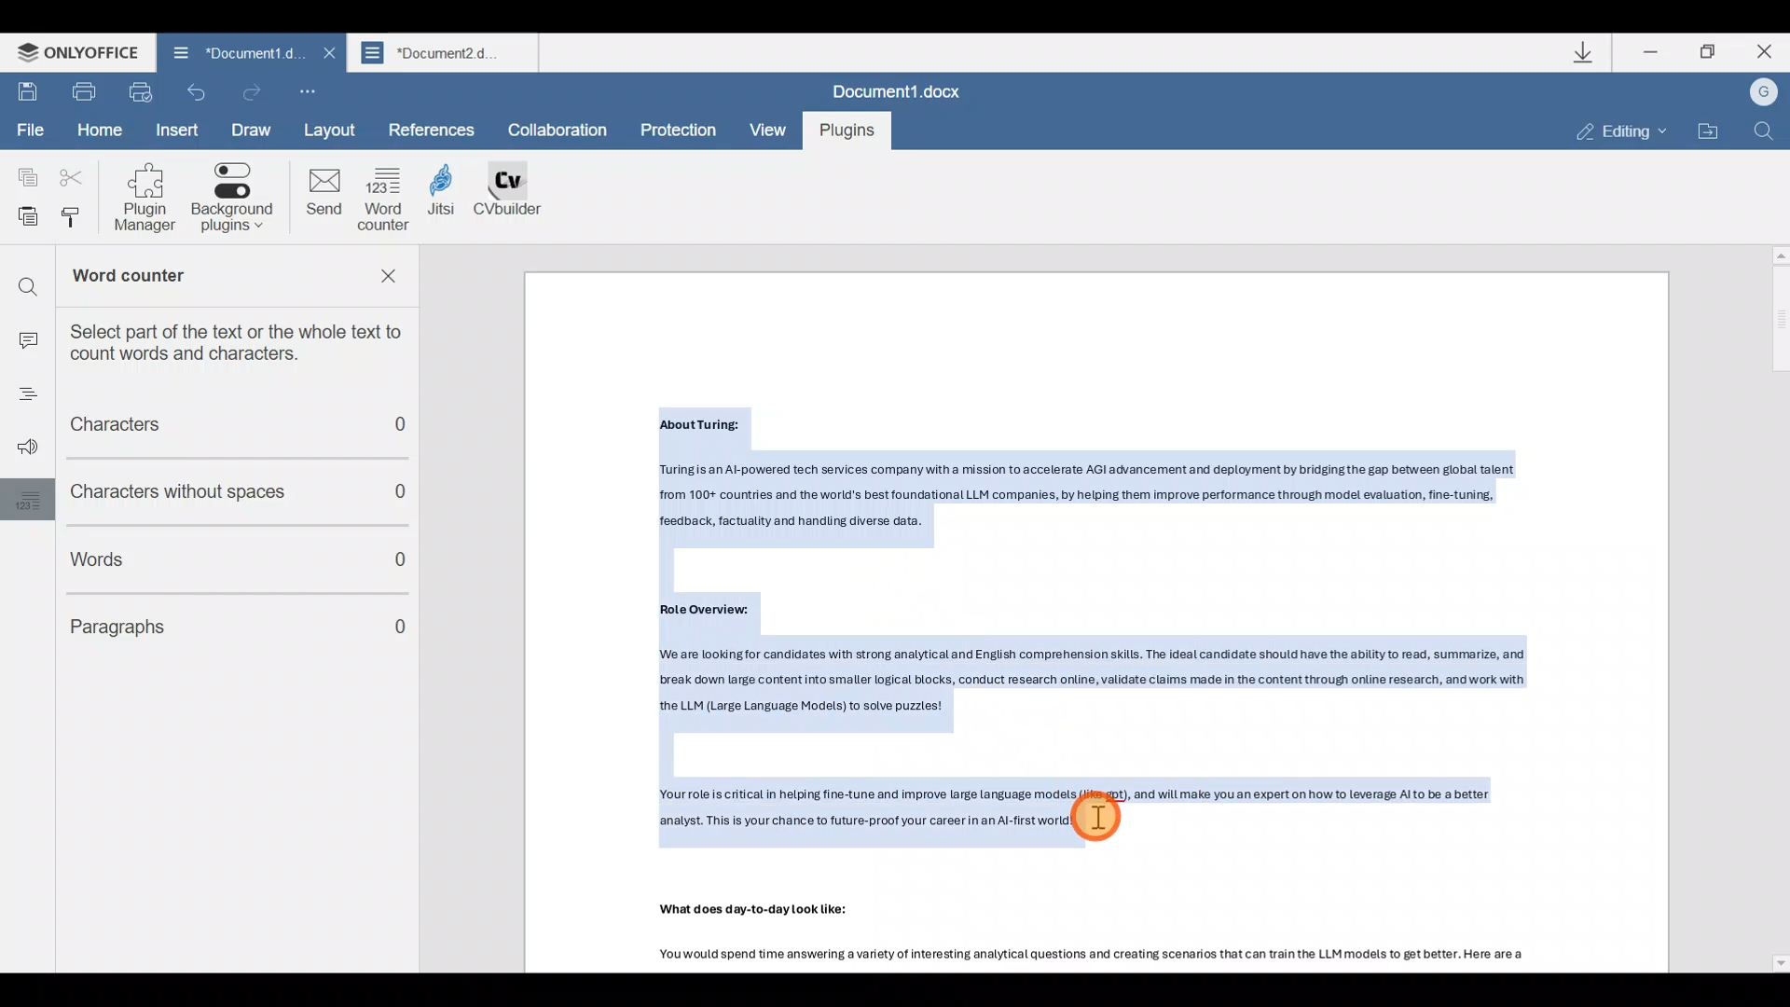 This screenshot has width=1790, height=1007. Describe the element at coordinates (326, 53) in the screenshot. I see `Close` at that location.